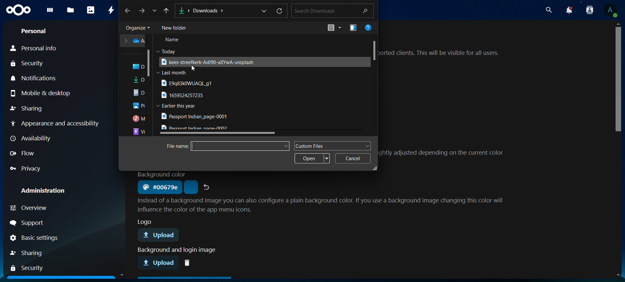 The height and width of the screenshot is (282, 625). What do you see at coordinates (173, 73) in the screenshot?
I see `last month` at bounding box center [173, 73].